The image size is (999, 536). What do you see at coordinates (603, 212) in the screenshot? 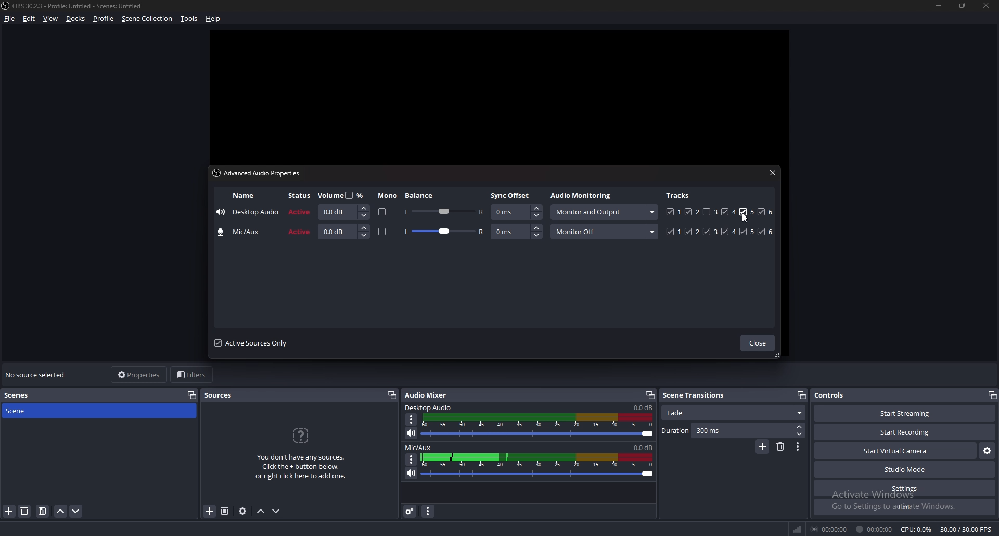
I see `audio monitoring` at bounding box center [603, 212].